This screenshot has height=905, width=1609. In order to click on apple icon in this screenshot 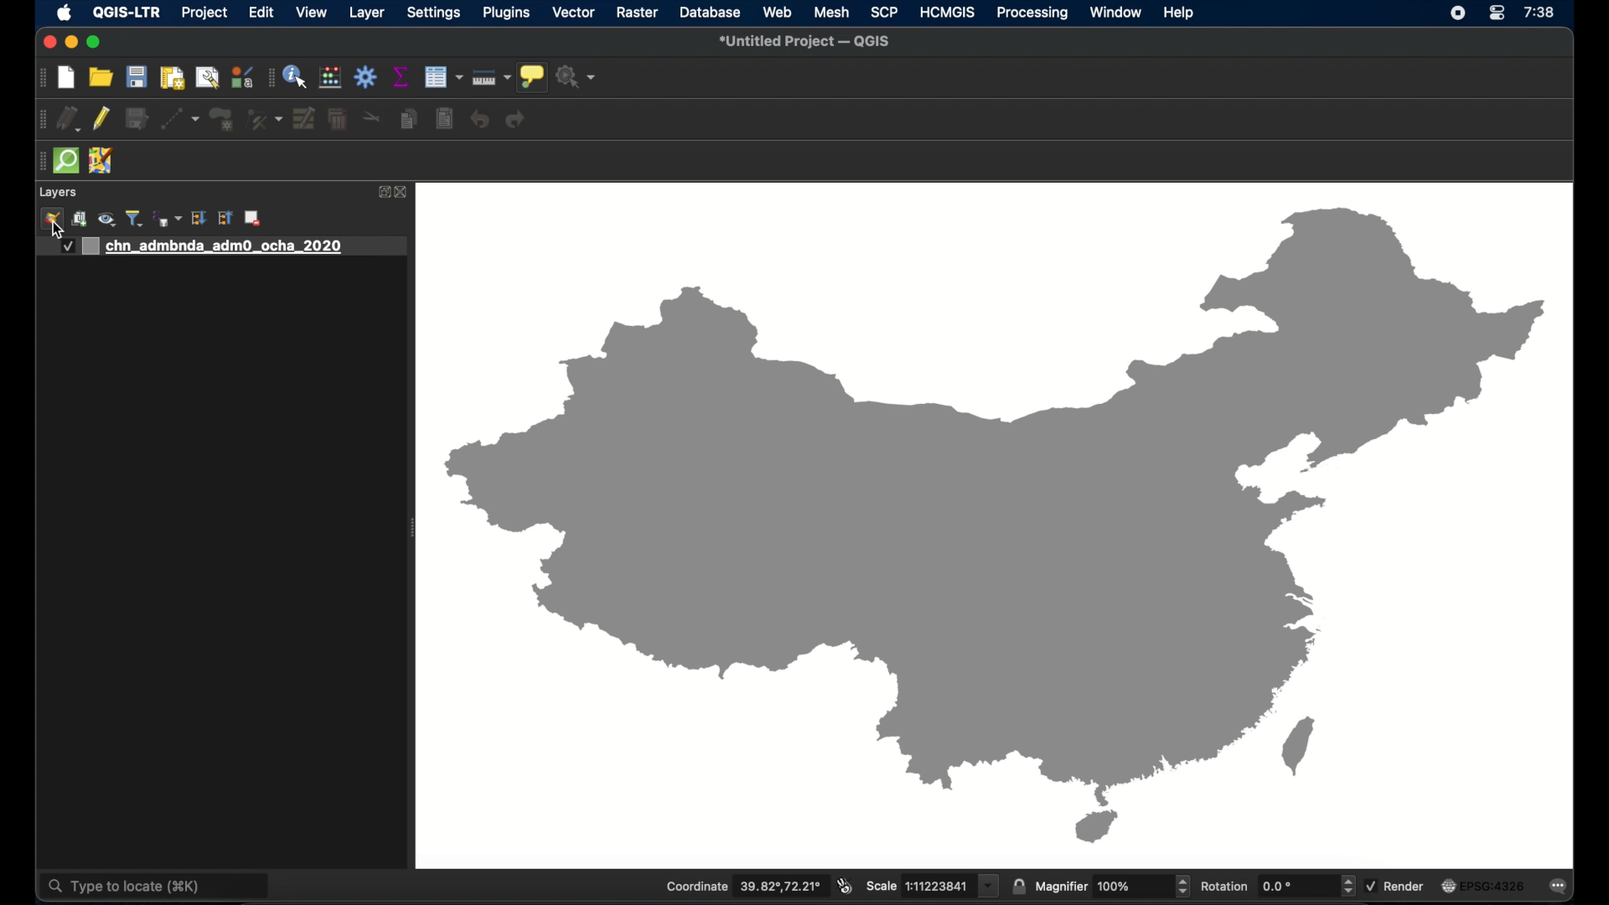, I will do `click(65, 14)`.